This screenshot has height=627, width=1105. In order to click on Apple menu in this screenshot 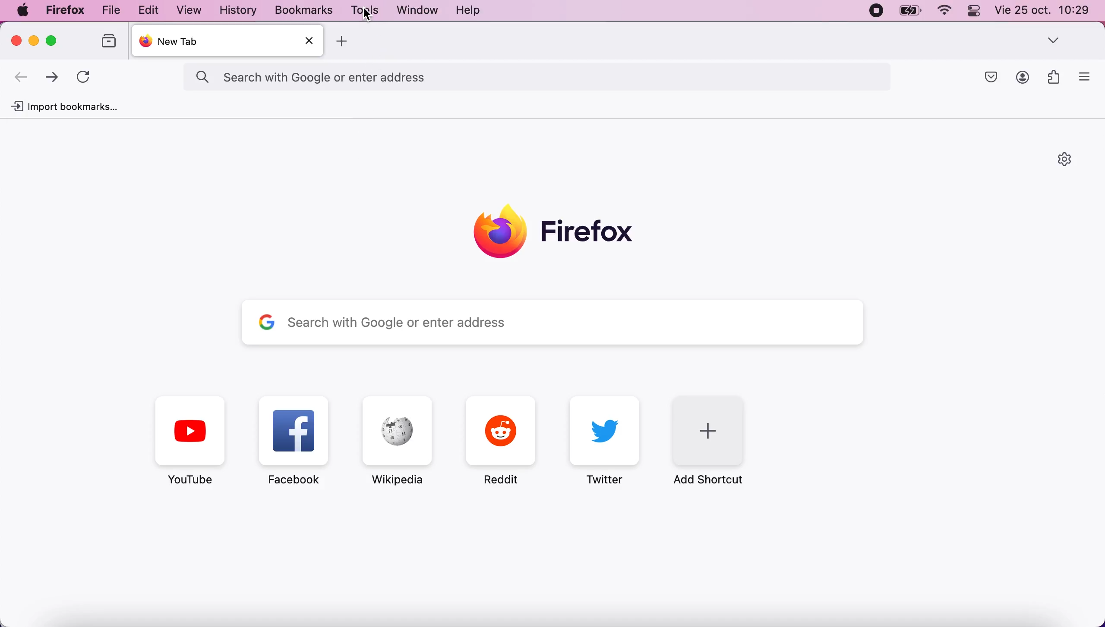, I will do `click(23, 10)`.